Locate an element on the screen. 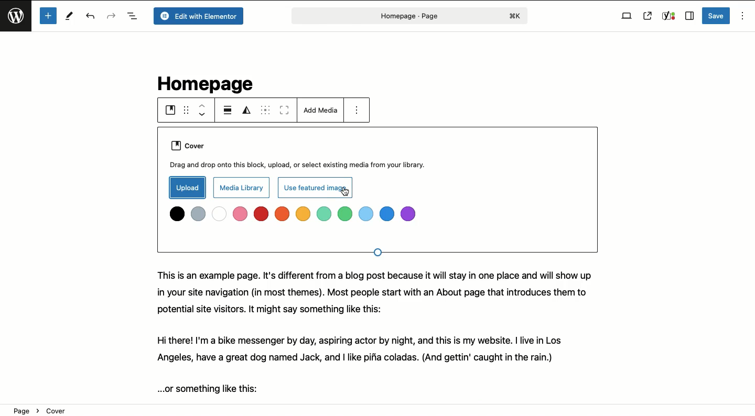  Hi there! I'm a bike messenger by day, aspiring actor by night, and this is my website. | live in Los
Angeles, have a great dog named Jack, and | like pifia coladas. (And gettin' caught in the rain.) is located at coordinates (349, 350).